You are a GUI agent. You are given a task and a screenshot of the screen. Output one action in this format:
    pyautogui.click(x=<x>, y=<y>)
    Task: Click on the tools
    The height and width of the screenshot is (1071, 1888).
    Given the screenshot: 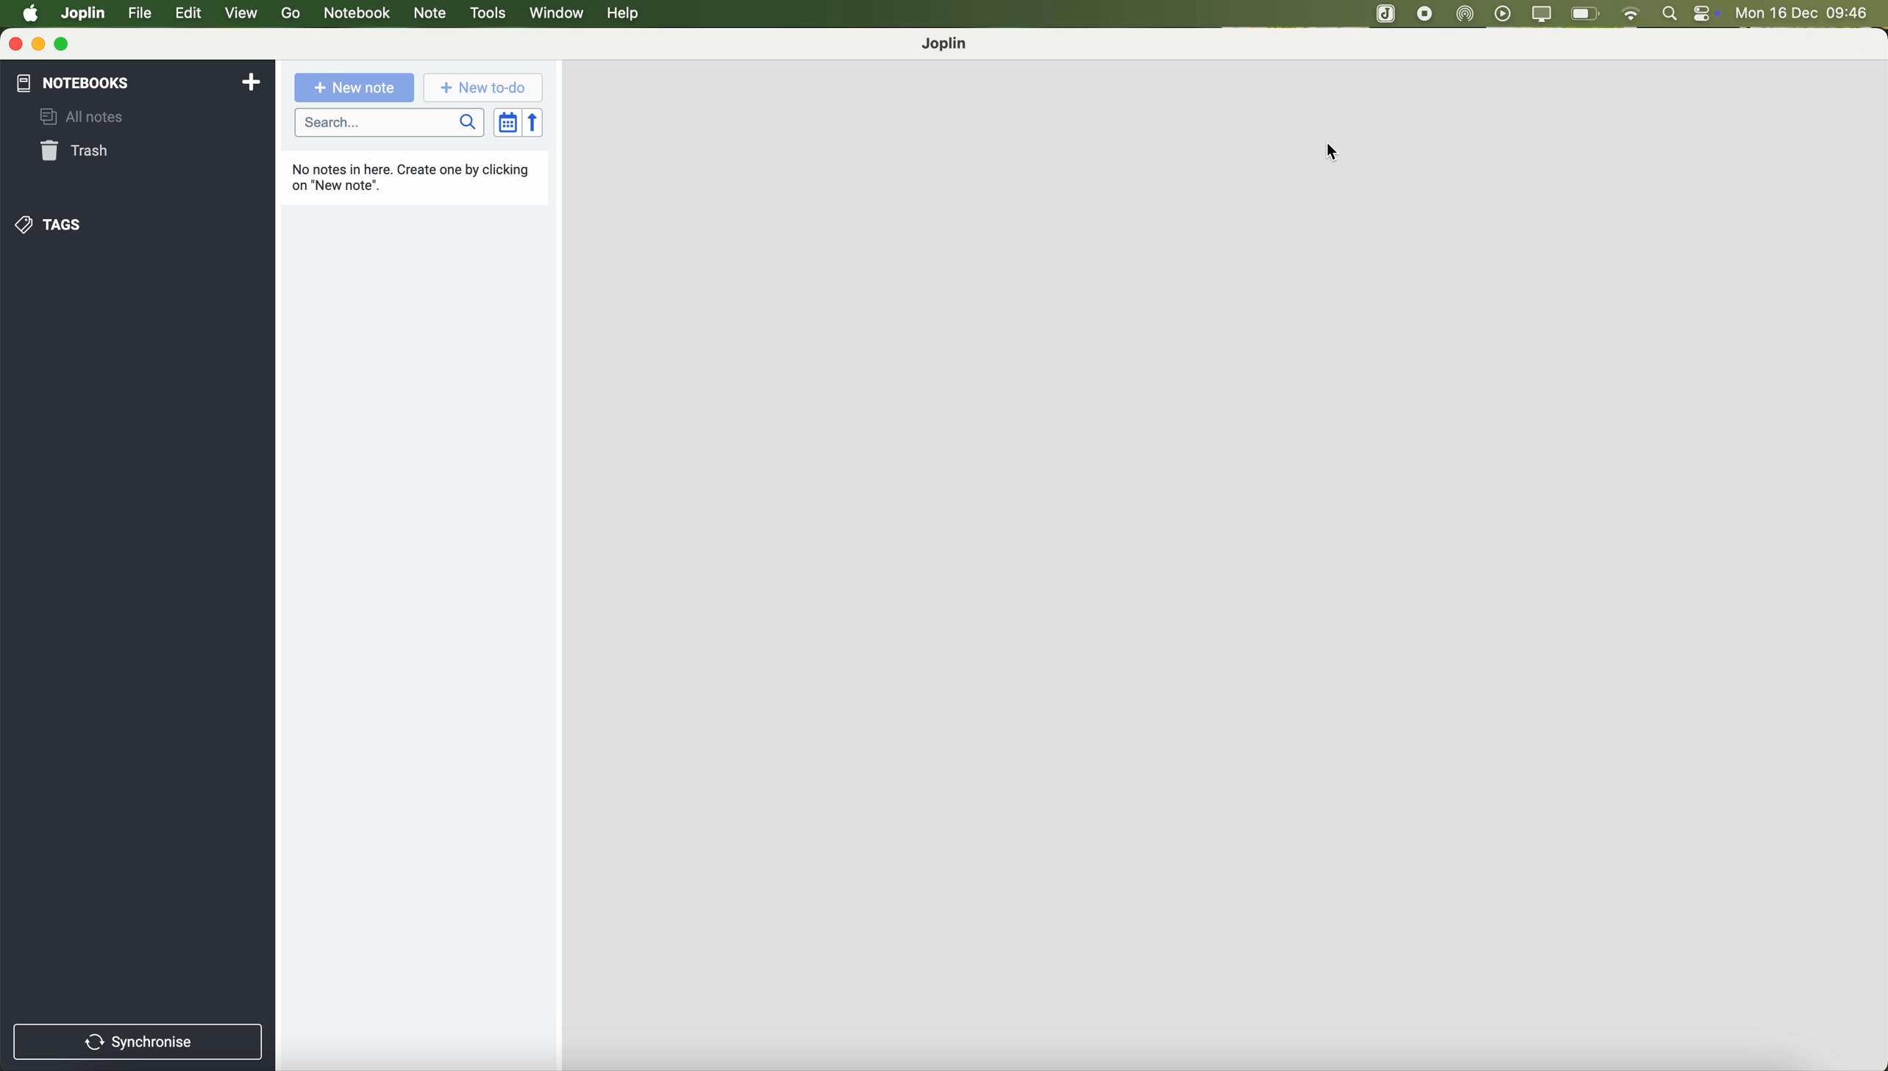 What is the action you would take?
    pyautogui.click(x=487, y=14)
    